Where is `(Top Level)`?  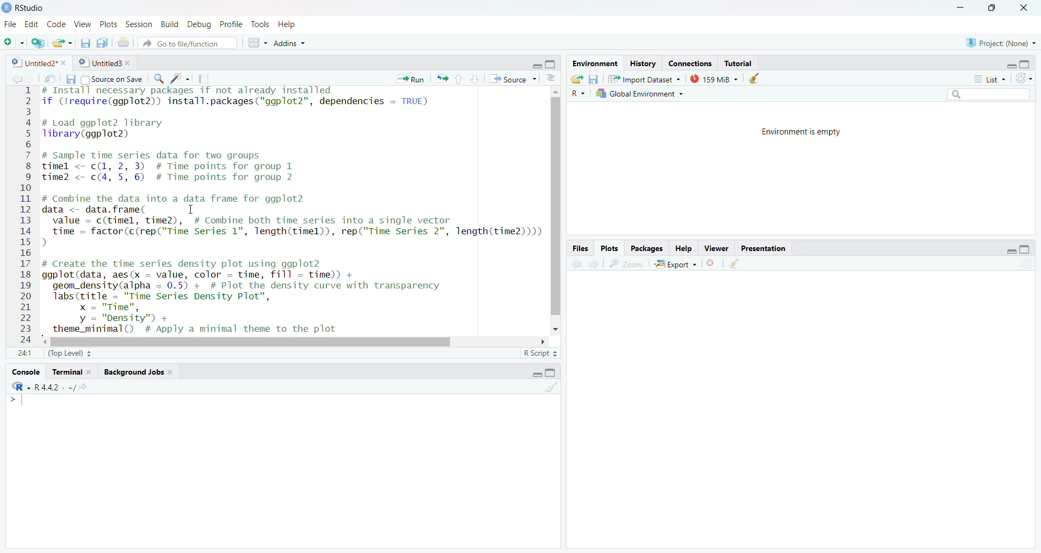 (Top Level) is located at coordinates (69, 353).